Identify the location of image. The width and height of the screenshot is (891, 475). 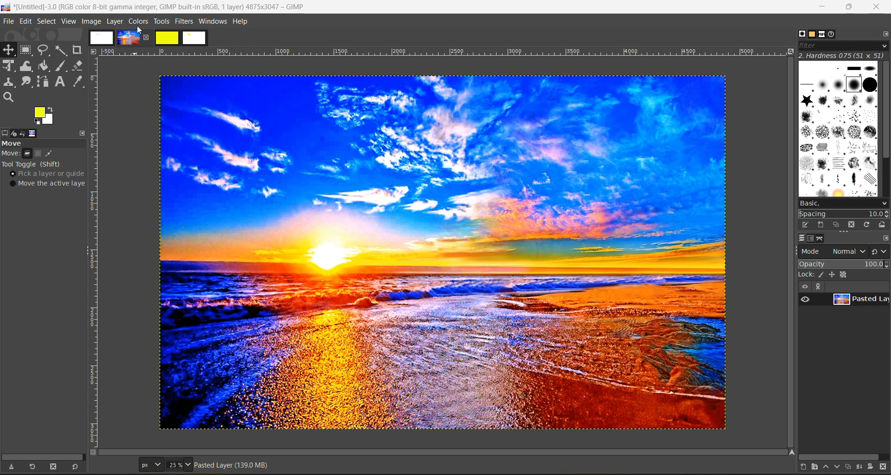
(445, 252).